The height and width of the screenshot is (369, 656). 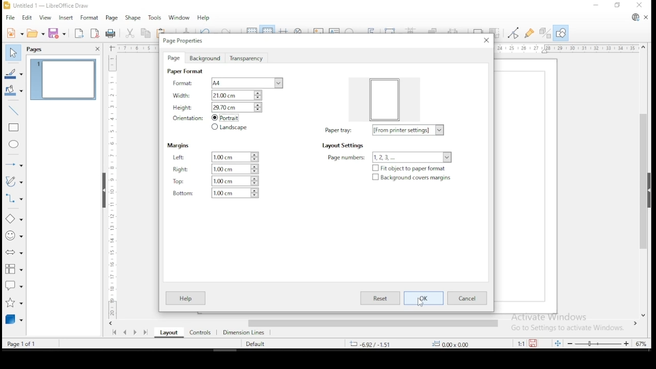 What do you see at coordinates (36, 49) in the screenshot?
I see `pages` at bounding box center [36, 49].